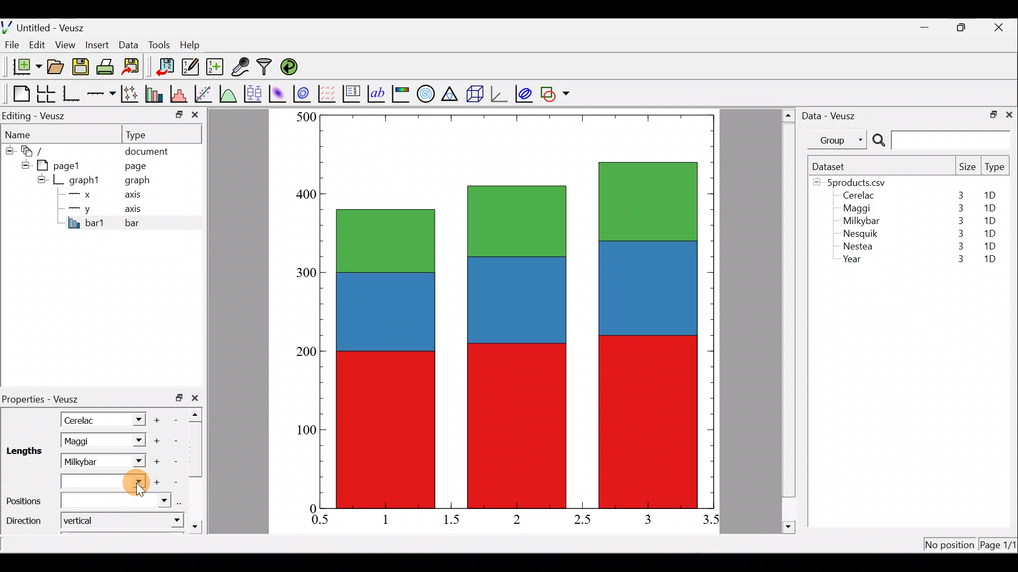 This screenshot has width=1018, height=572. What do you see at coordinates (146, 134) in the screenshot?
I see `Type` at bounding box center [146, 134].